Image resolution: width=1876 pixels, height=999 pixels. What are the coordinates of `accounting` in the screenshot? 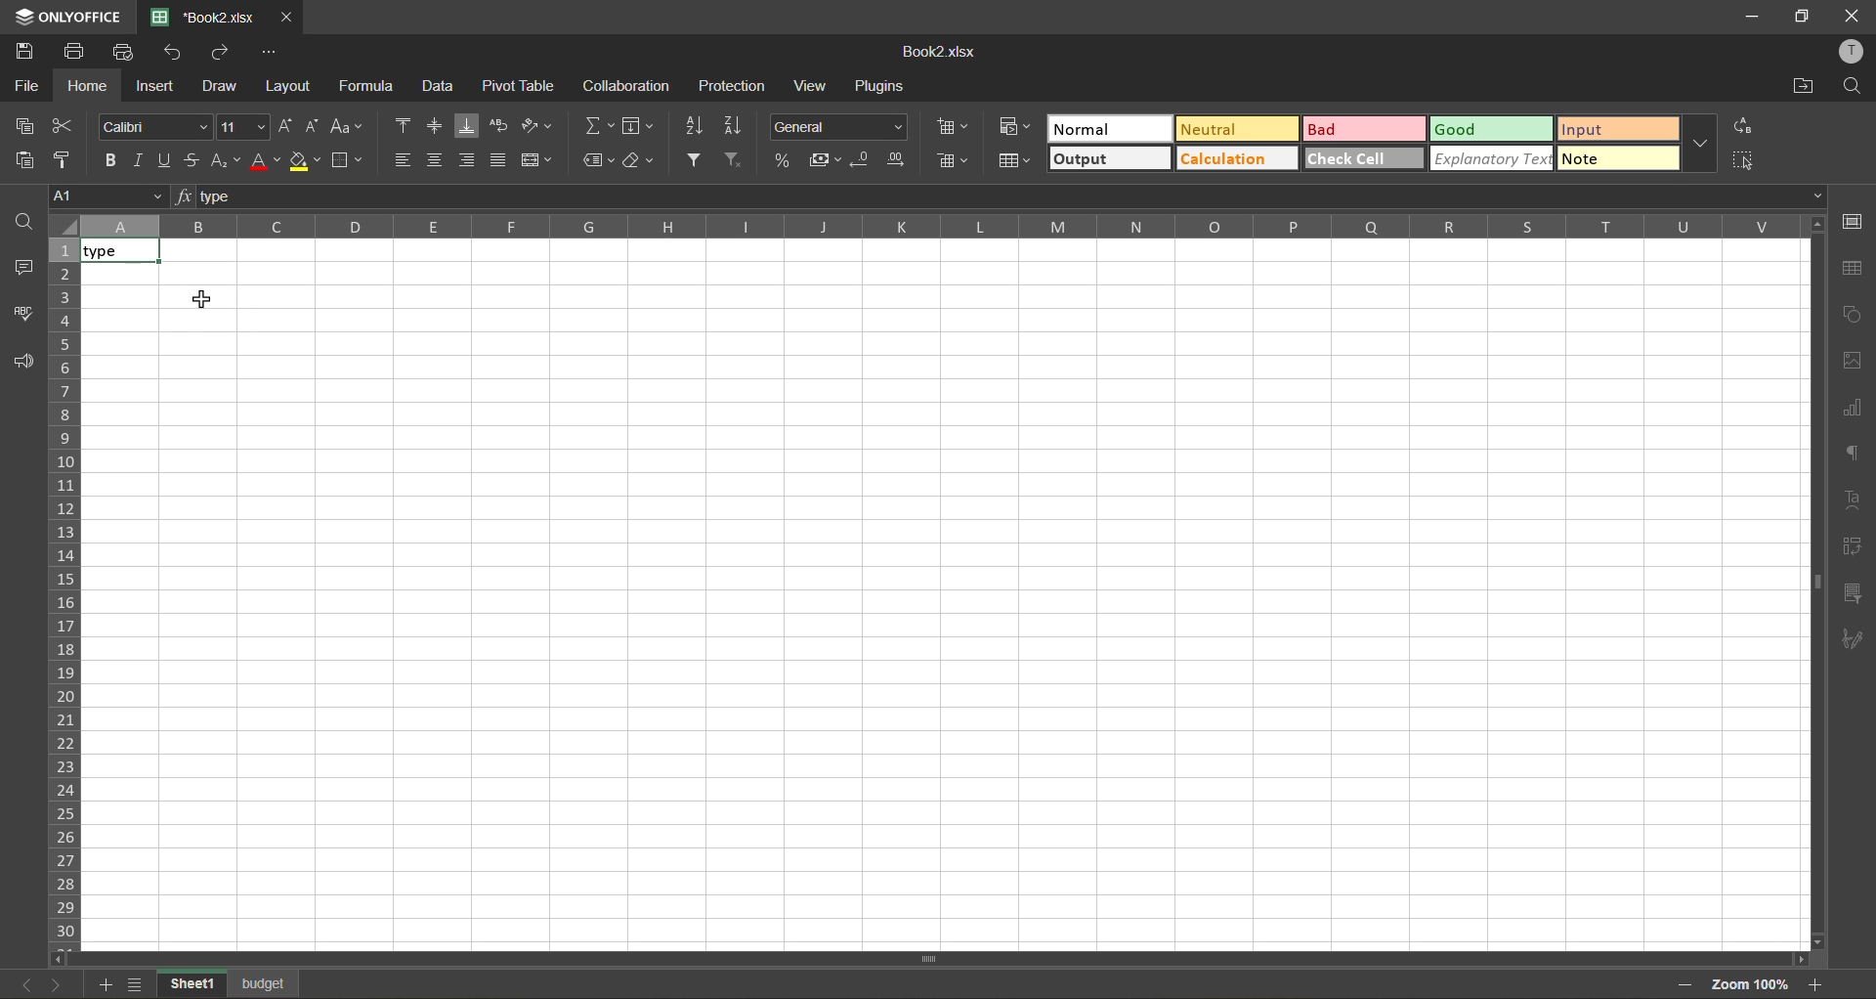 It's located at (823, 159).